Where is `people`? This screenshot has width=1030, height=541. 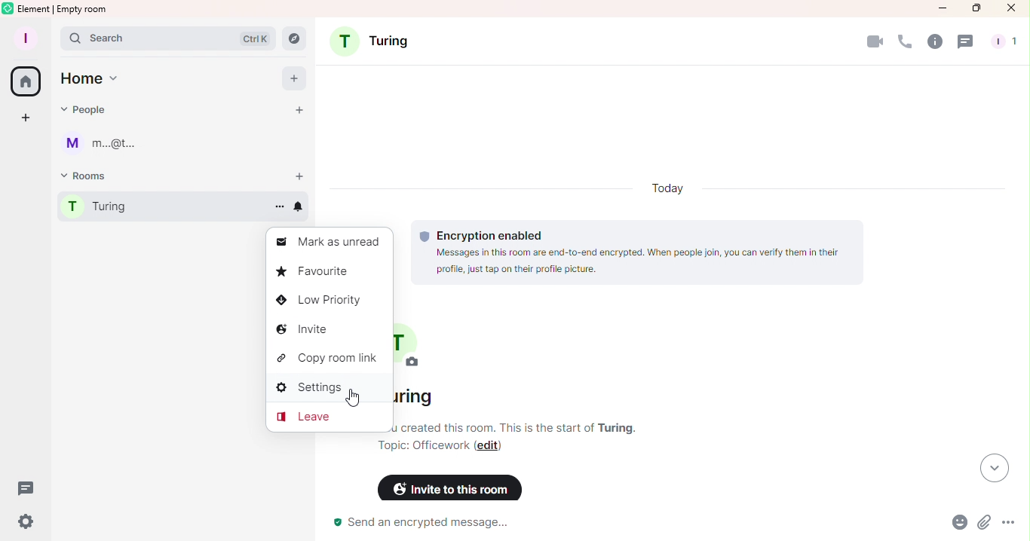
people is located at coordinates (1004, 42).